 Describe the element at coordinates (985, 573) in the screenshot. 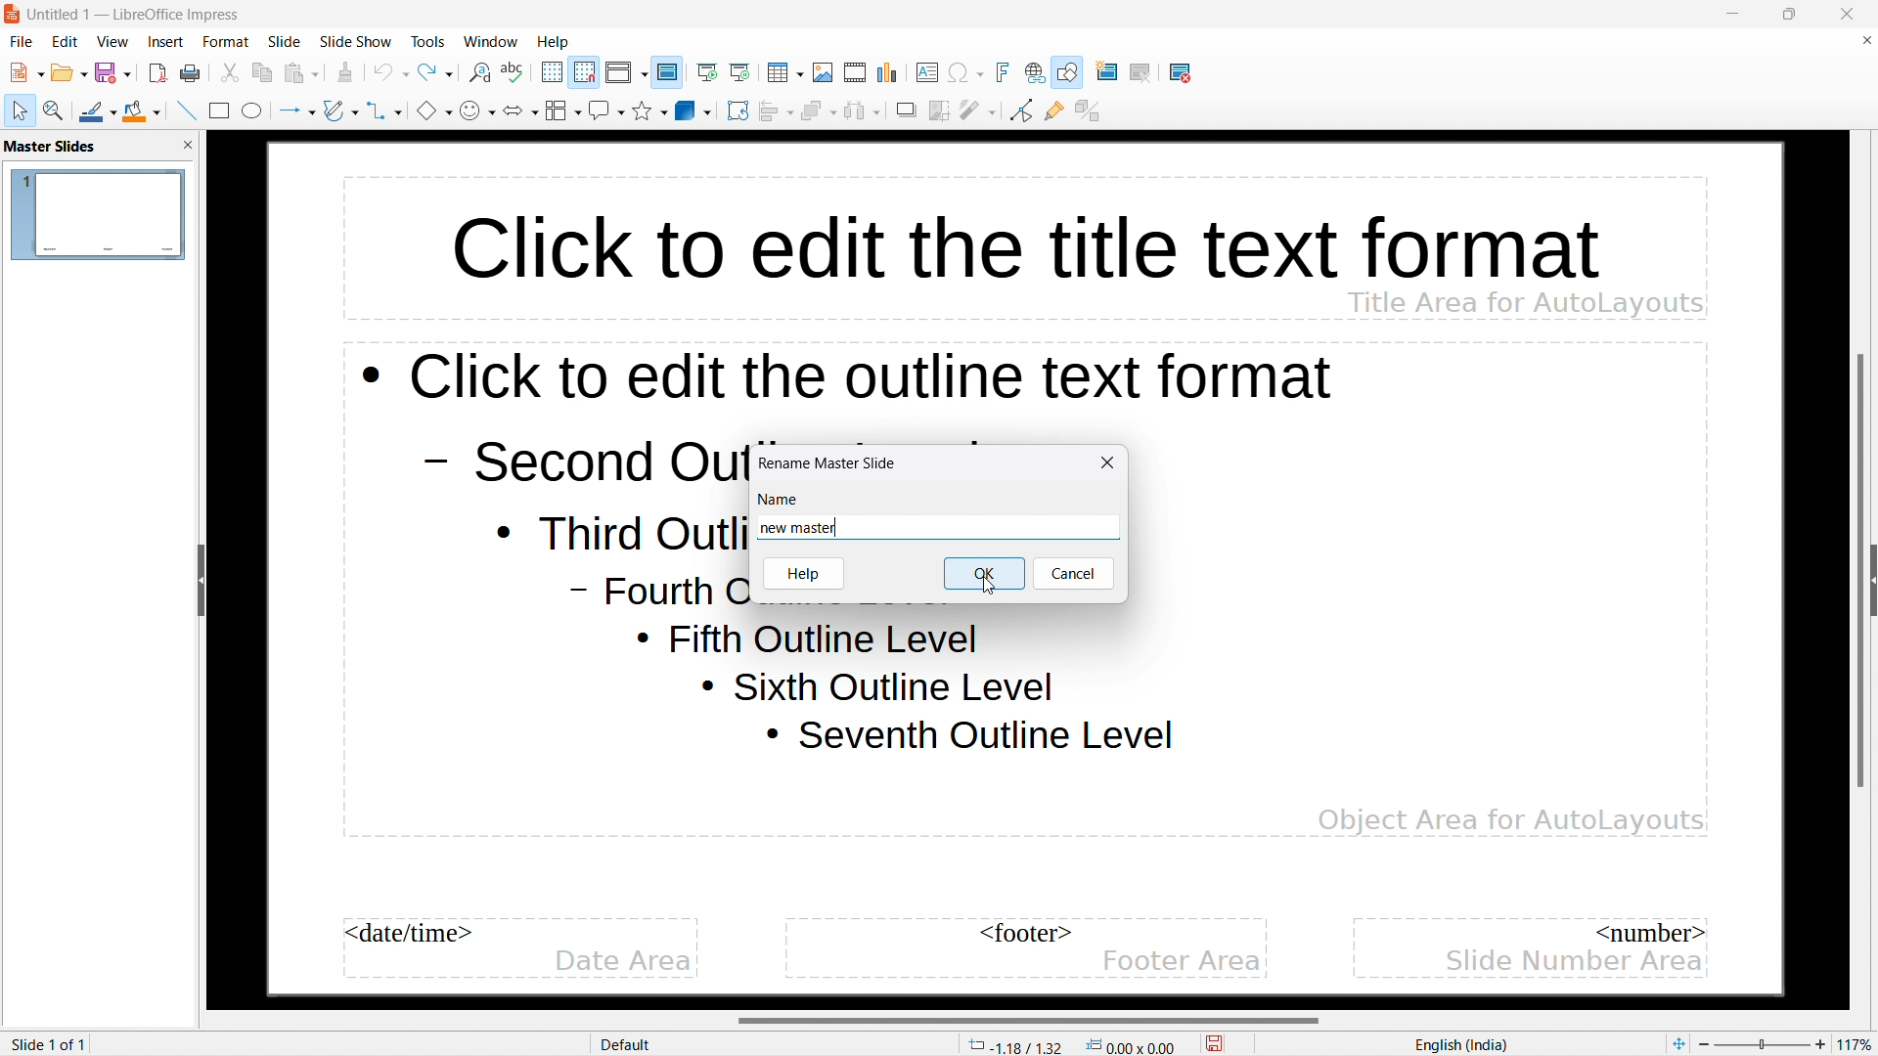

I see `ok` at that location.